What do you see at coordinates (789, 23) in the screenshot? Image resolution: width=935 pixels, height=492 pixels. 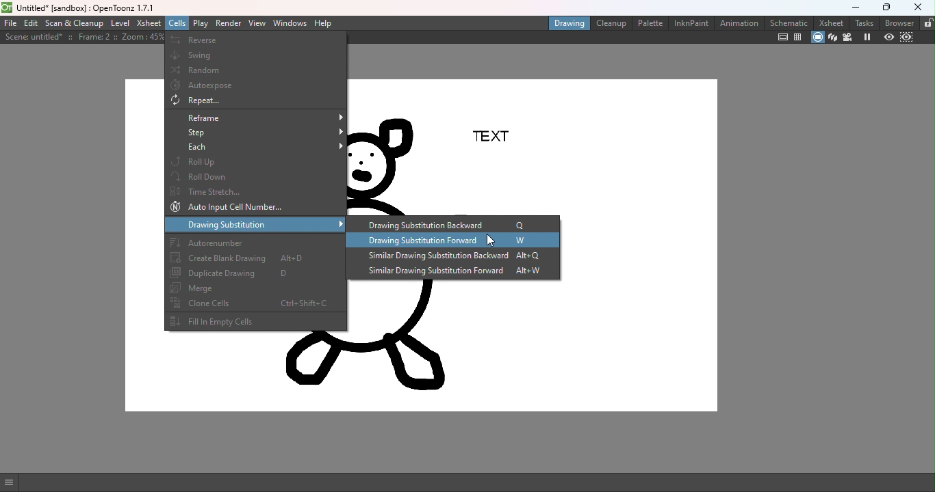 I see `Schematic` at bounding box center [789, 23].